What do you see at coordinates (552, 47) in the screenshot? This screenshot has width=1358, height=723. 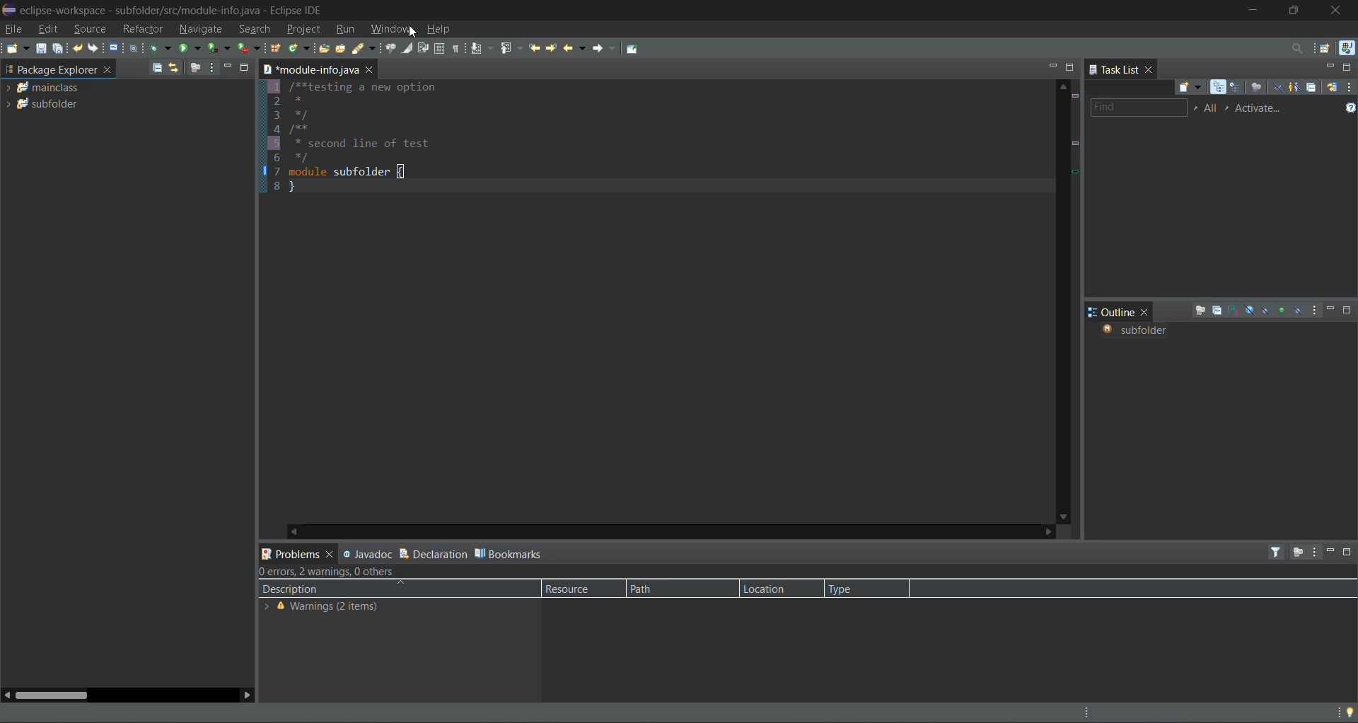 I see `next edit location` at bounding box center [552, 47].